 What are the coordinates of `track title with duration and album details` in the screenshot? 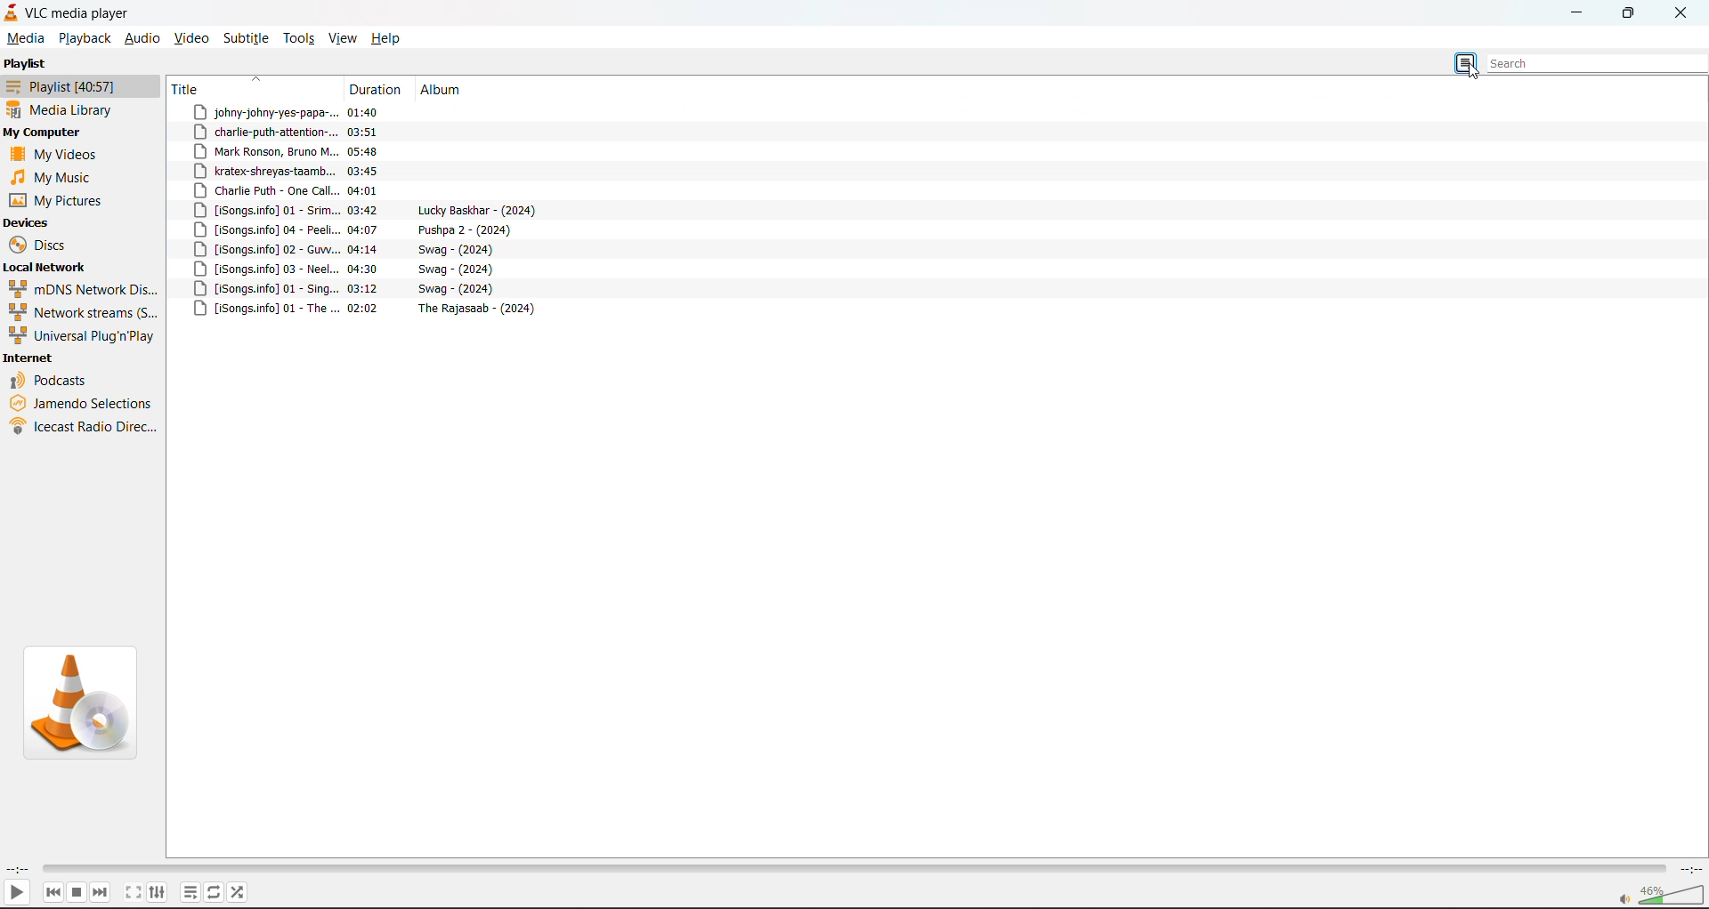 It's located at (352, 288).